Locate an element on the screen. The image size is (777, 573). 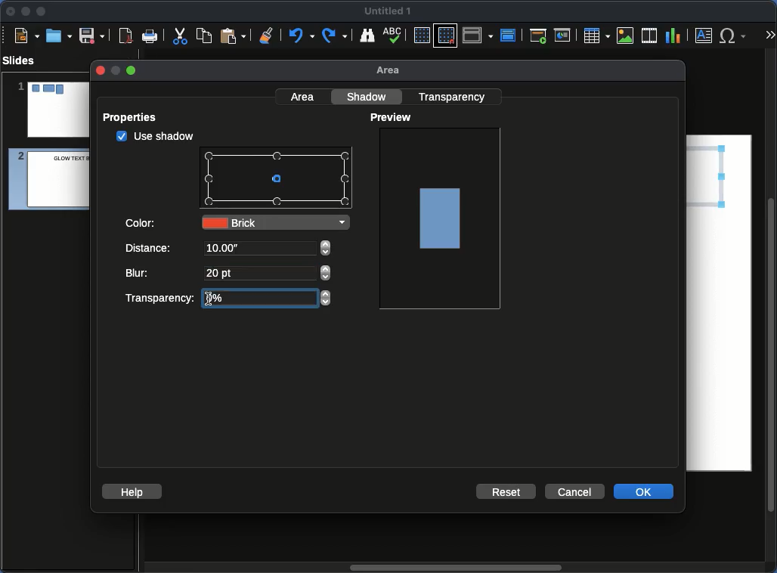
Save is located at coordinates (93, 35).